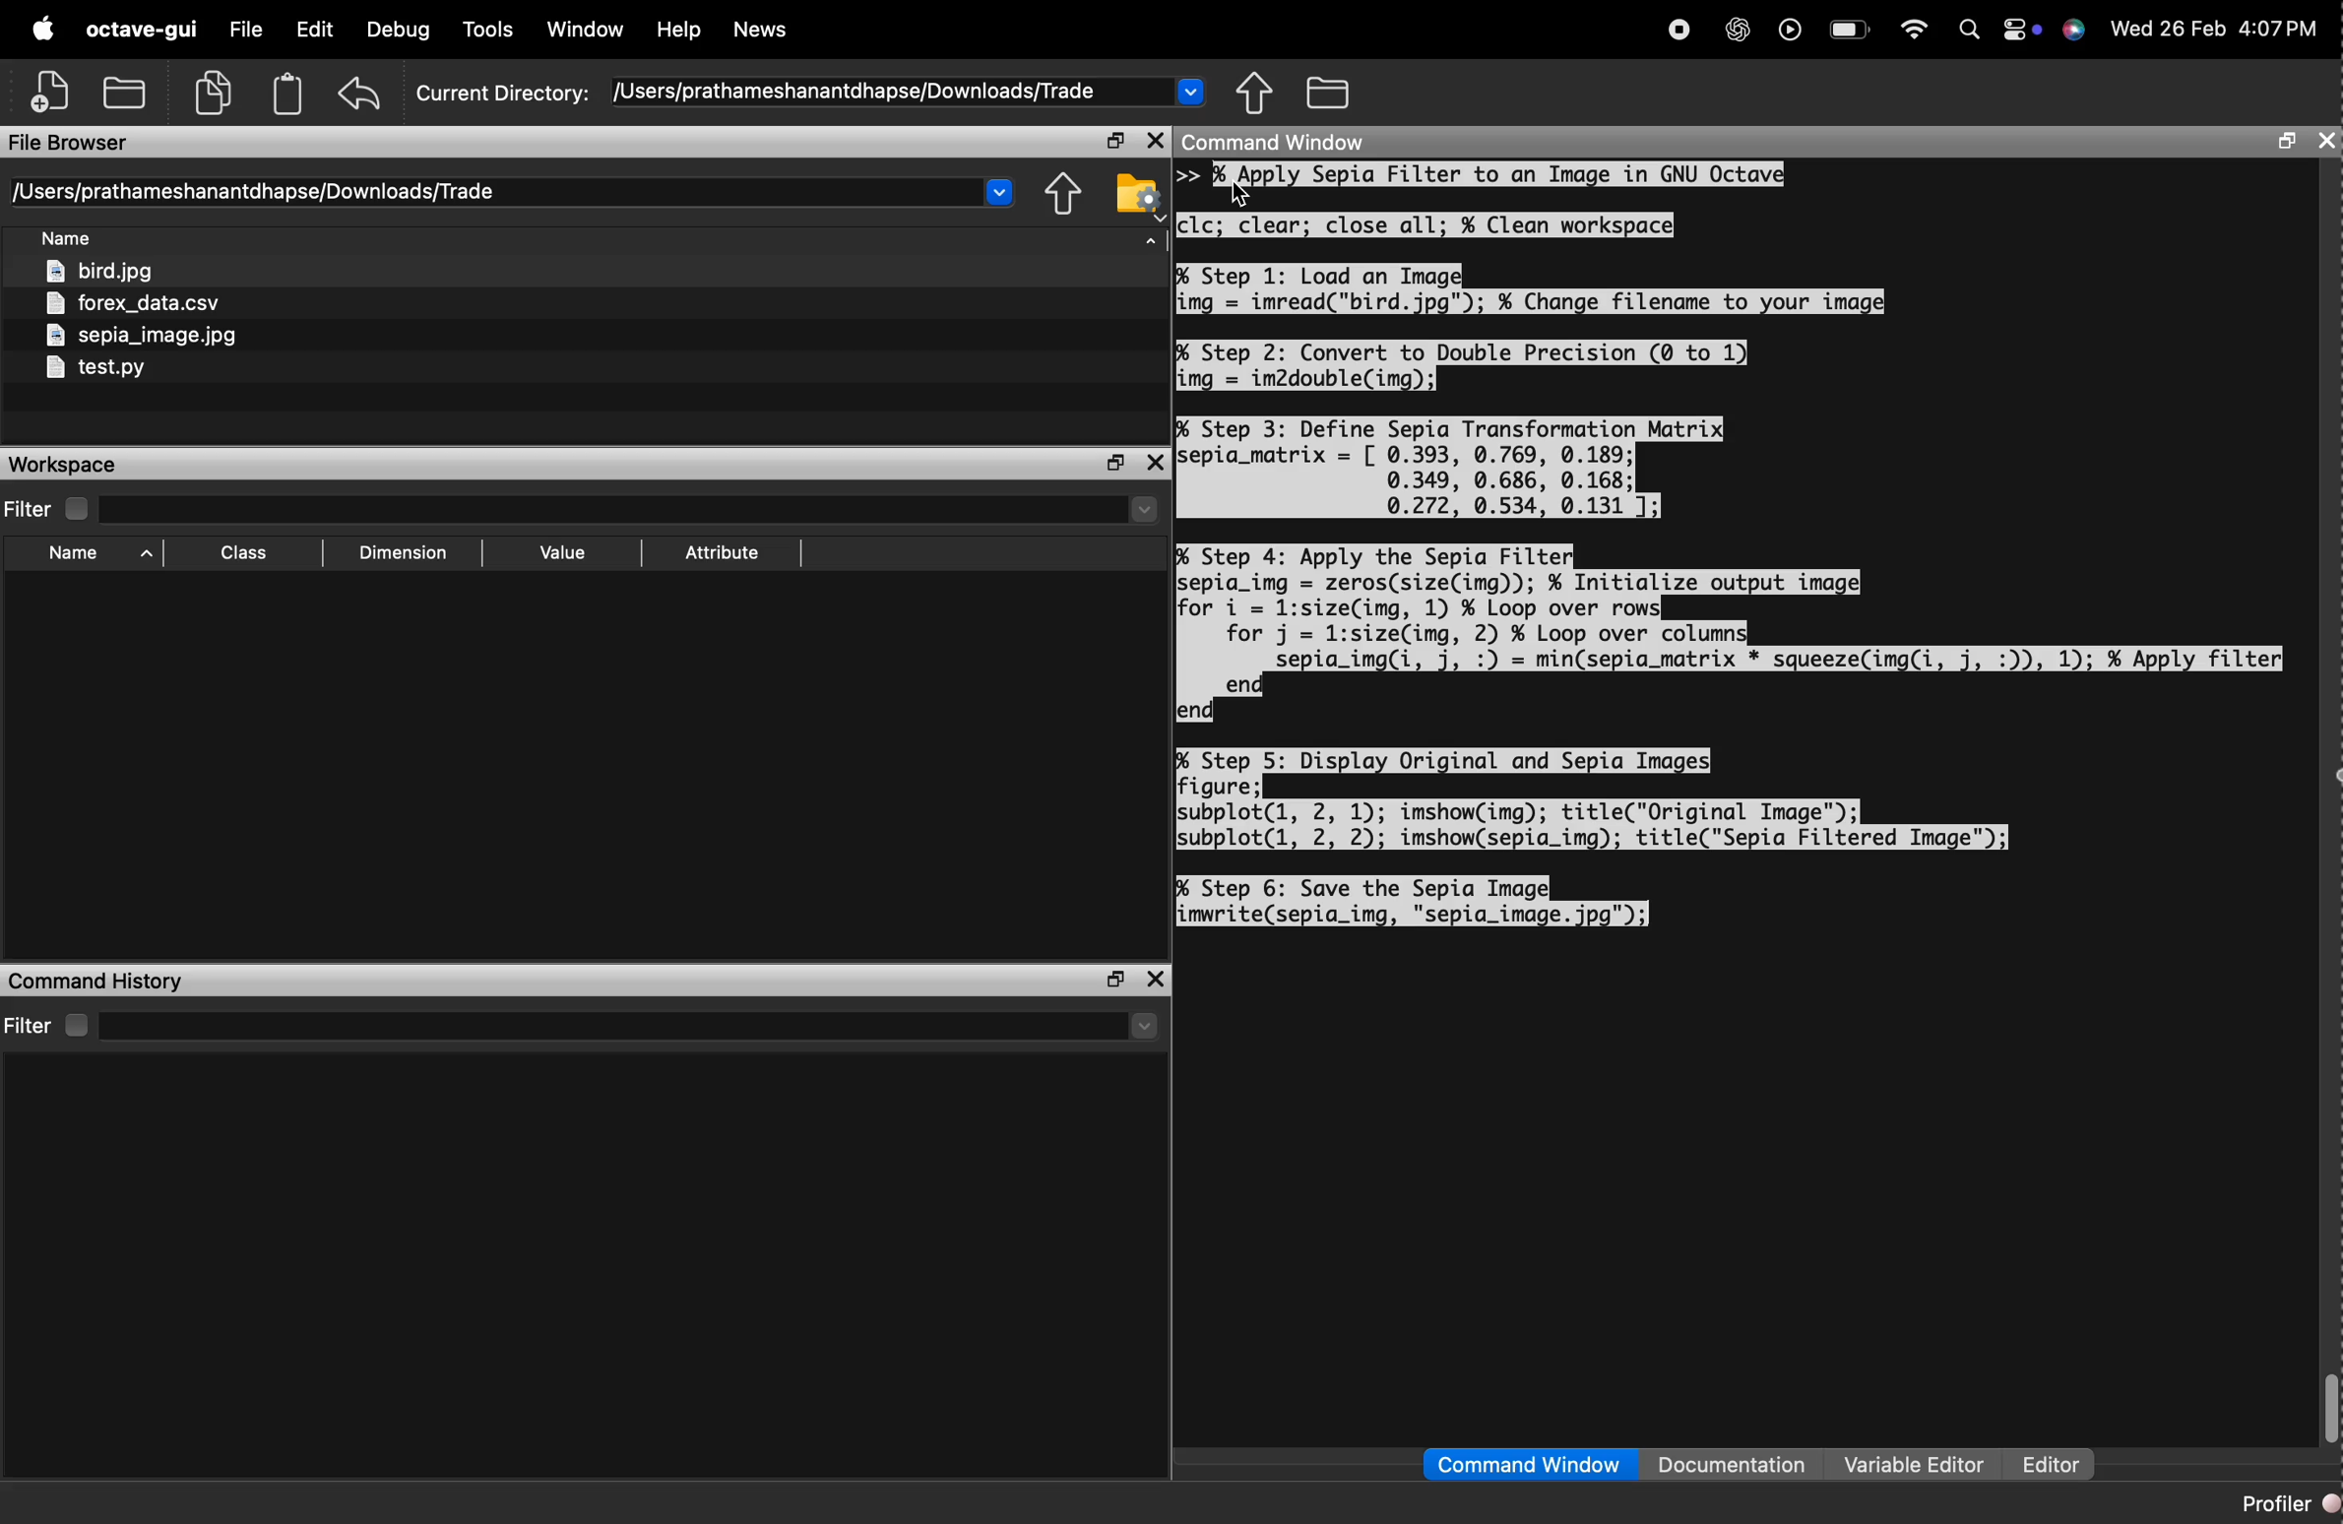 The height and width of the screenshot is (1524, 2343). I want to click on  bird.jpg, so click(98, 269).